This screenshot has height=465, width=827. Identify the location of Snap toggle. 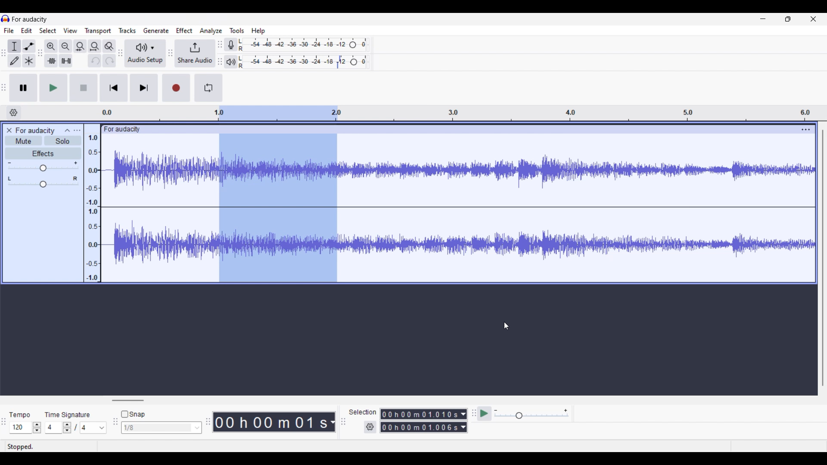
(133, 414).